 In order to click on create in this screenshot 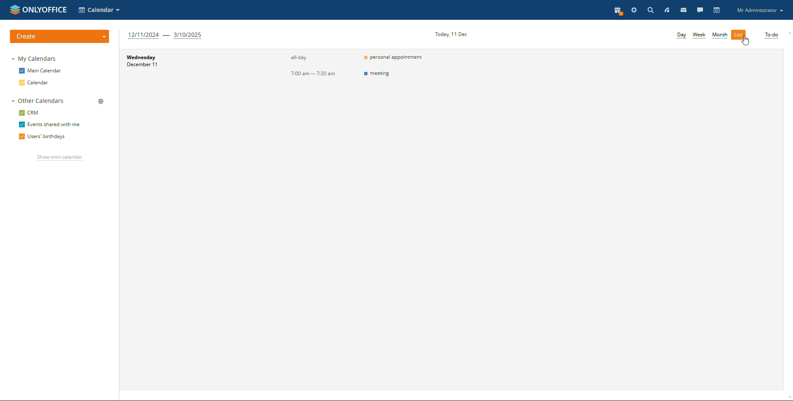, I will do `click(59, 36)`.